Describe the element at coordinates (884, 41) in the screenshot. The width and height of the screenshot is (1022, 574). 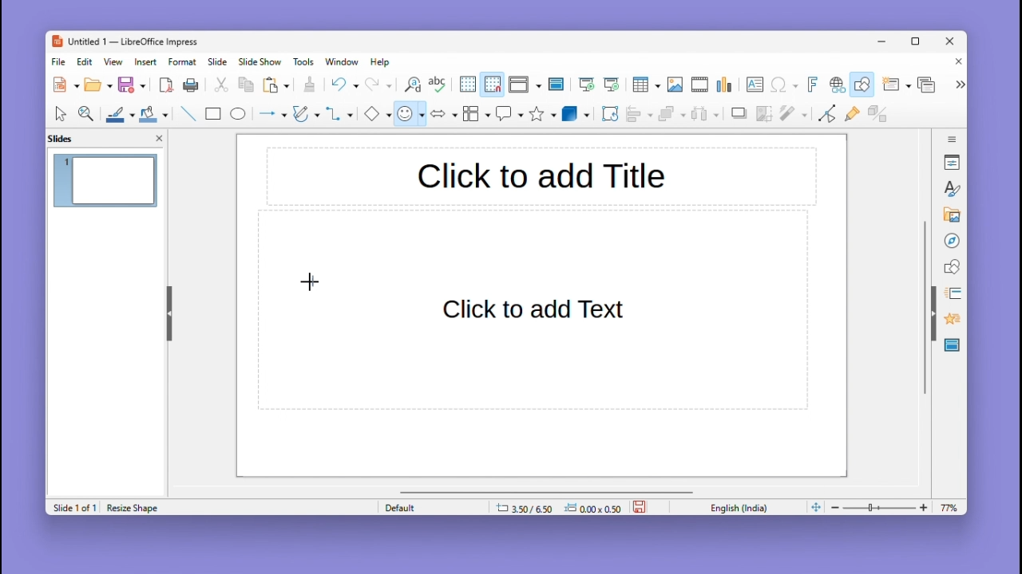
I see `Minimise` at that location.